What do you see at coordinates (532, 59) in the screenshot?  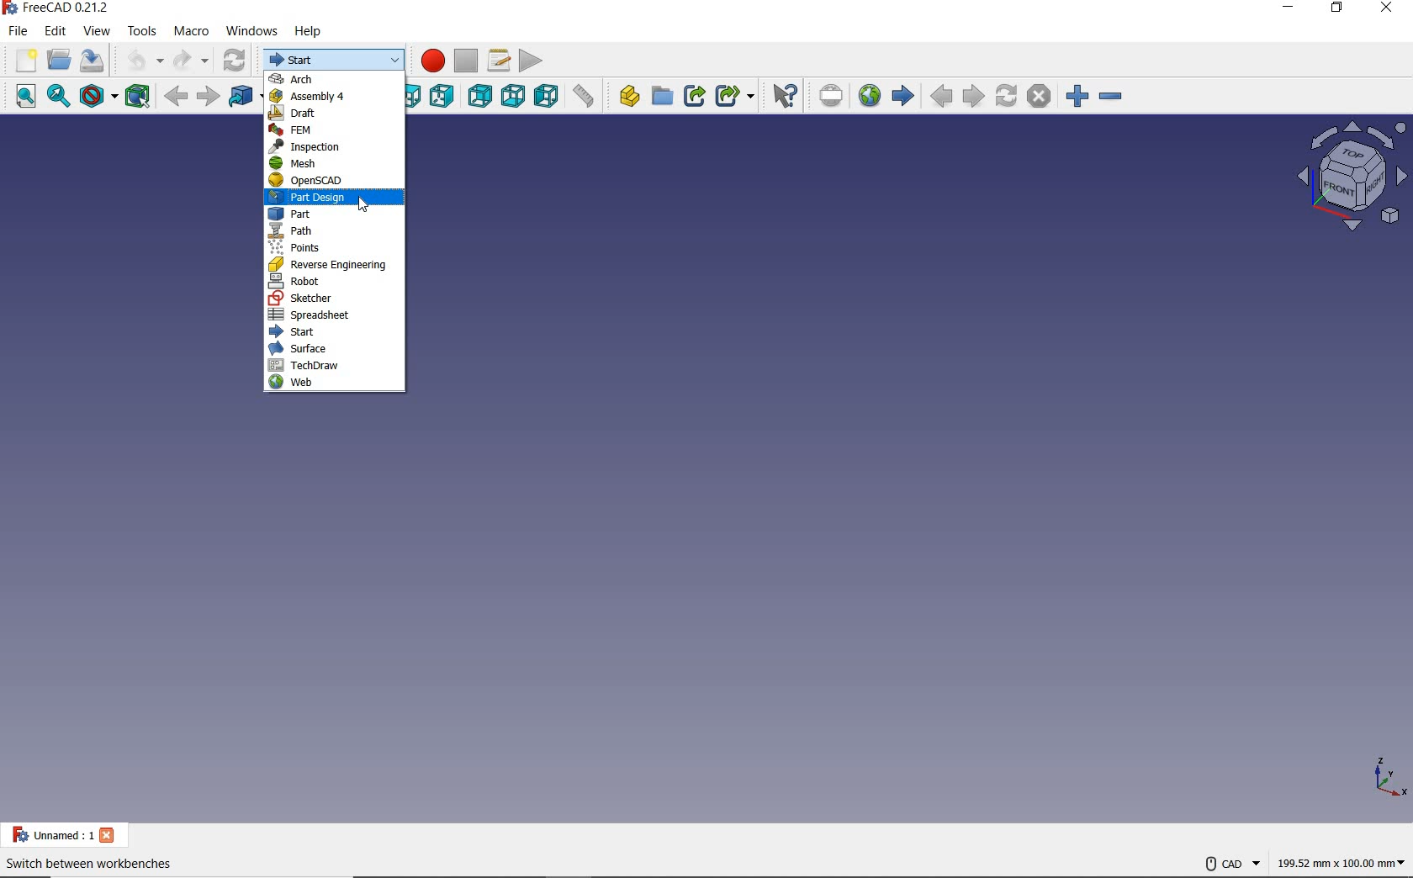 I see `EXECUTE MACRO` at bounding box center [532, 59].